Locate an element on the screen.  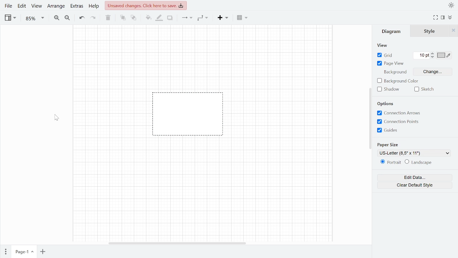
Zoom in is located at coordinates (57, 18).